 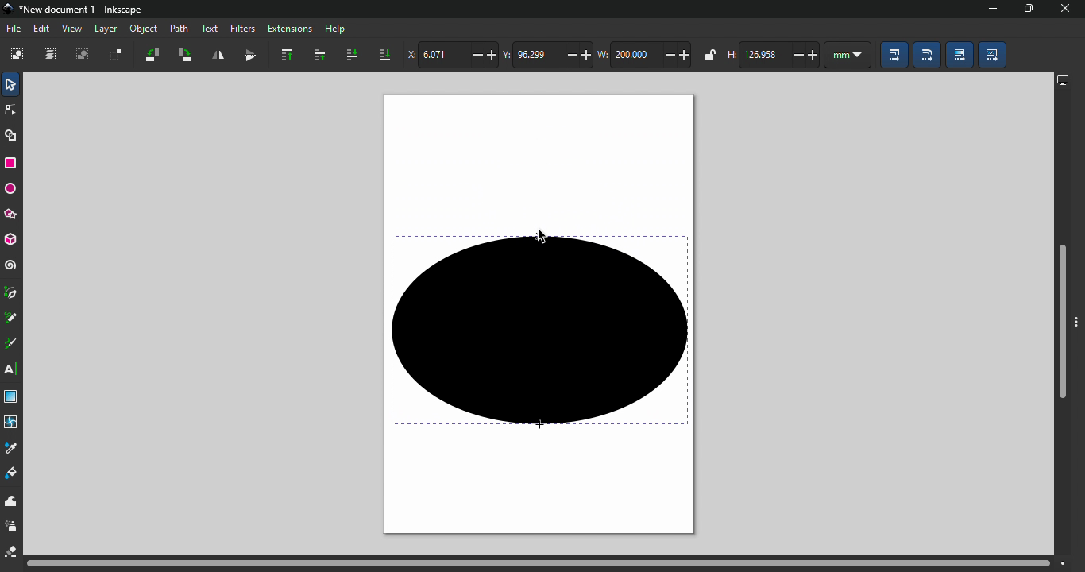 What do you see at coordinates (991, 55) in the screenshot?
I see `Move patterns (in fill or stoke) along with the objects` at bounding box center [991, 55].